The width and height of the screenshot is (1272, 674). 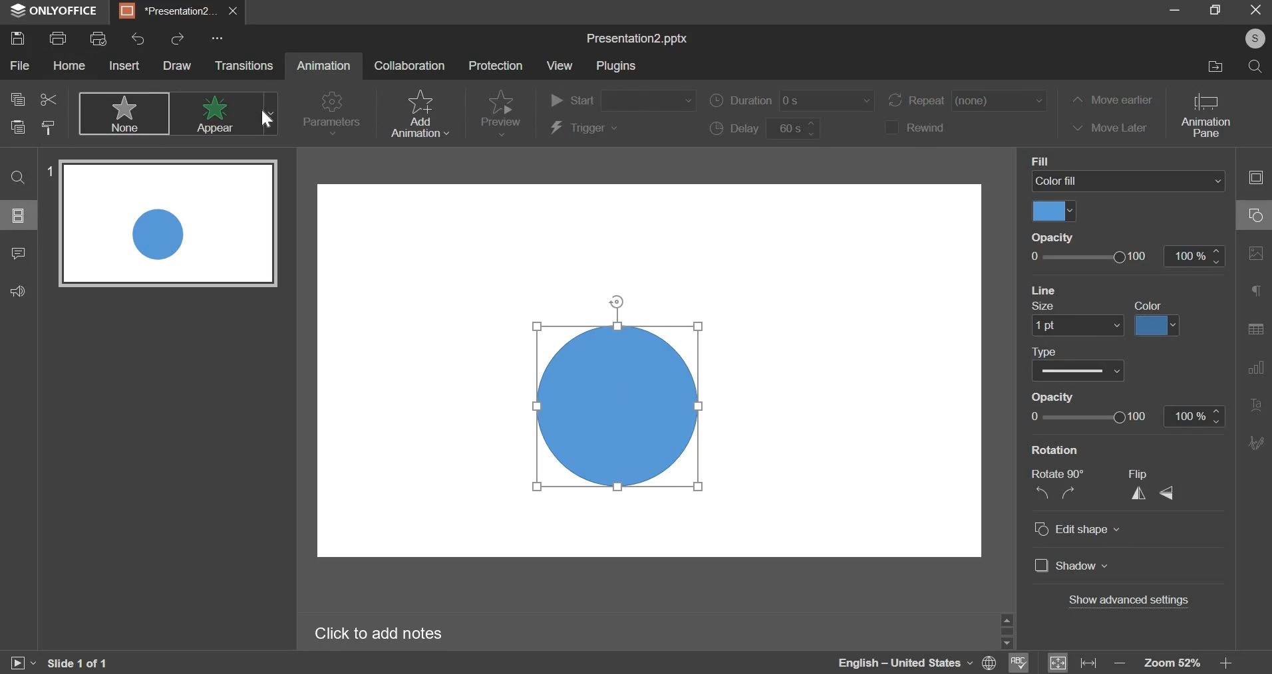 I want to click on right side bar, so click(x=1253, y=310).